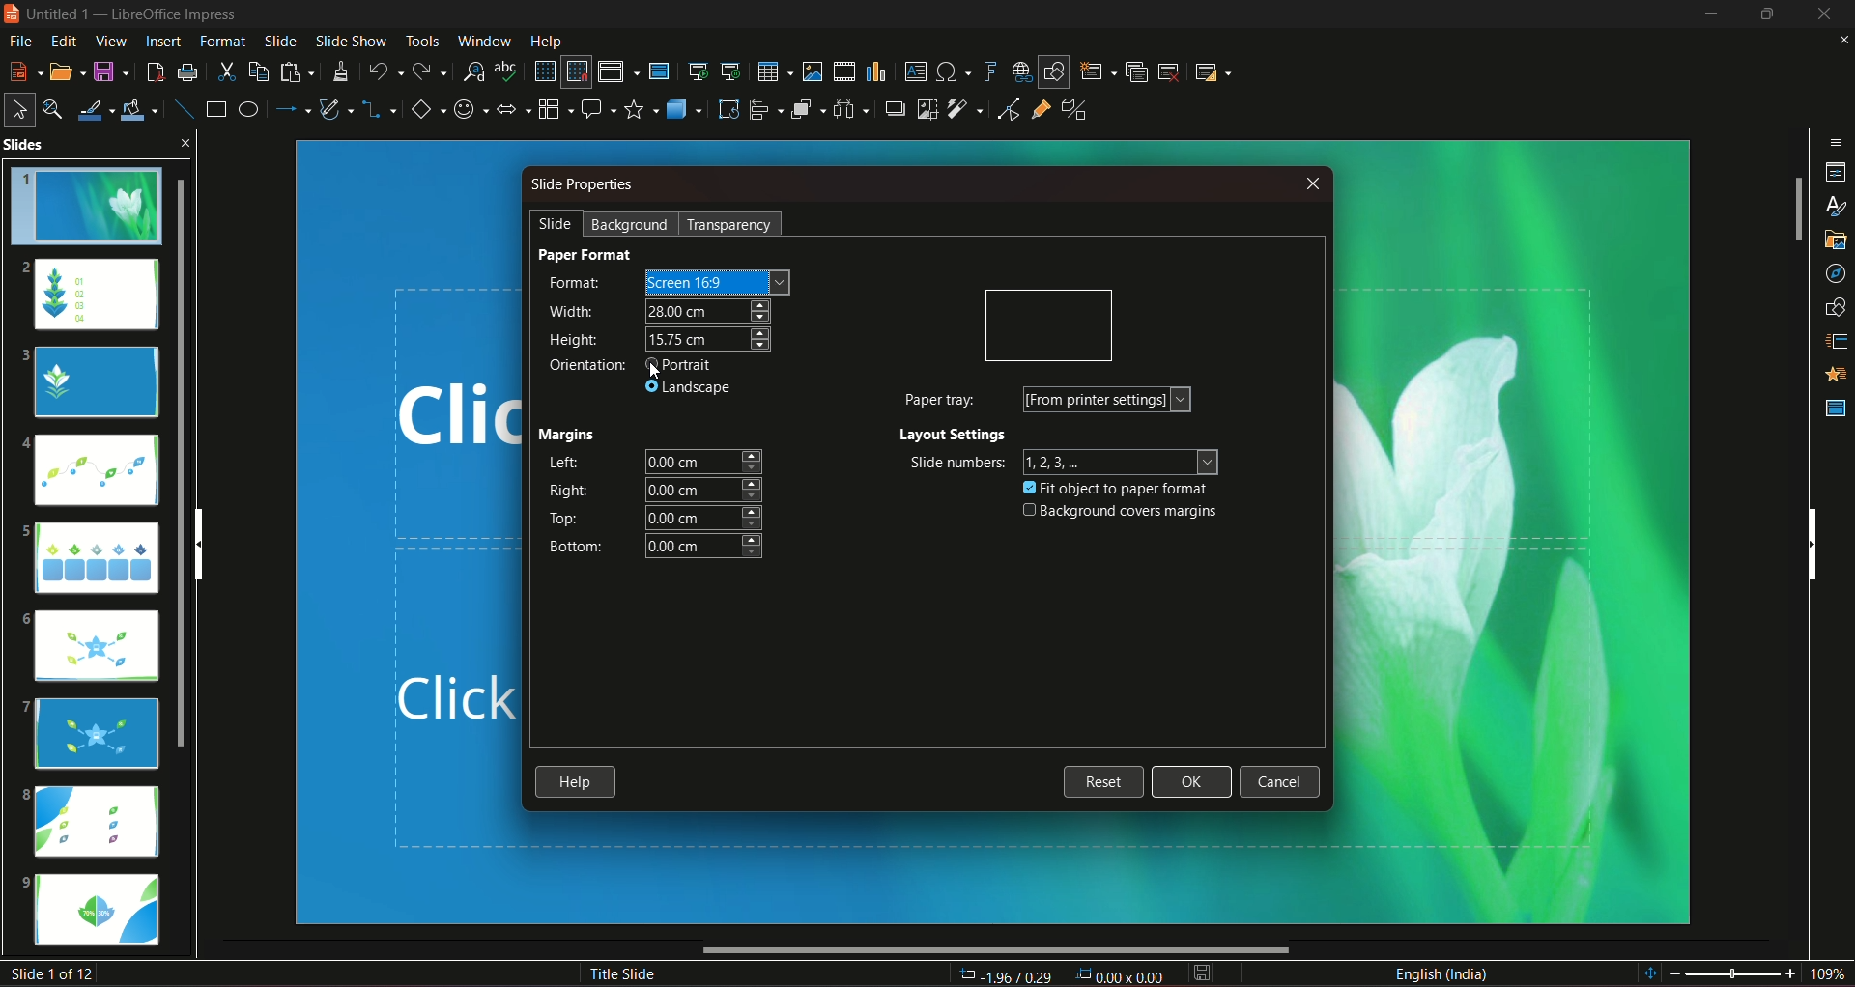 This screenshot has height=987, width=1855. I want to click on sidebar settings, so click(1836, 140).